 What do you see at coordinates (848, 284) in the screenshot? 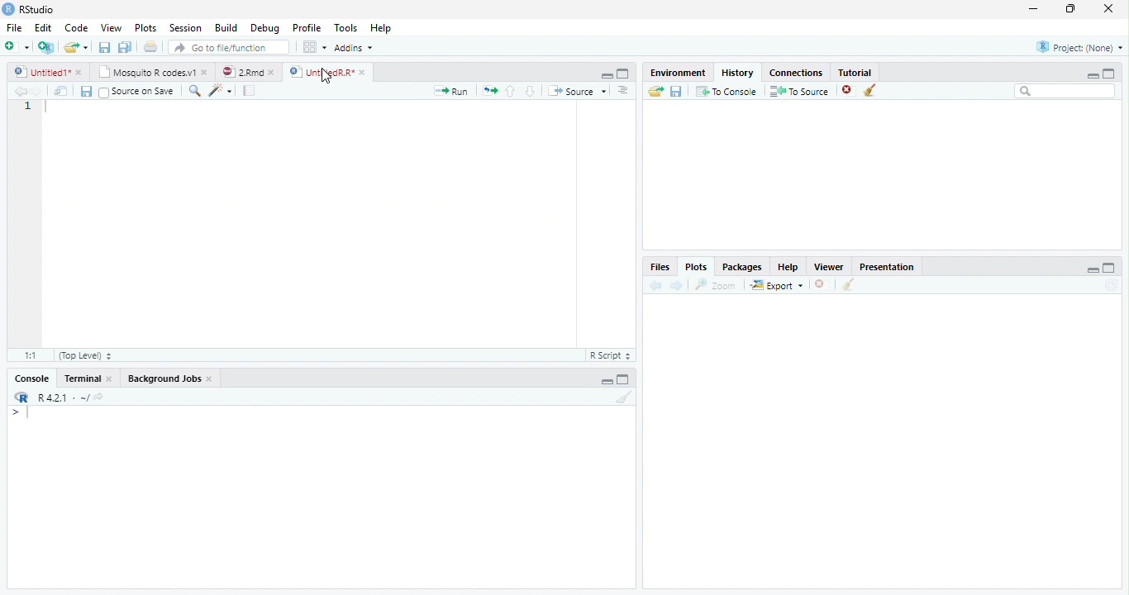
I see `Clear all plots` at bounding box center [848, 284].